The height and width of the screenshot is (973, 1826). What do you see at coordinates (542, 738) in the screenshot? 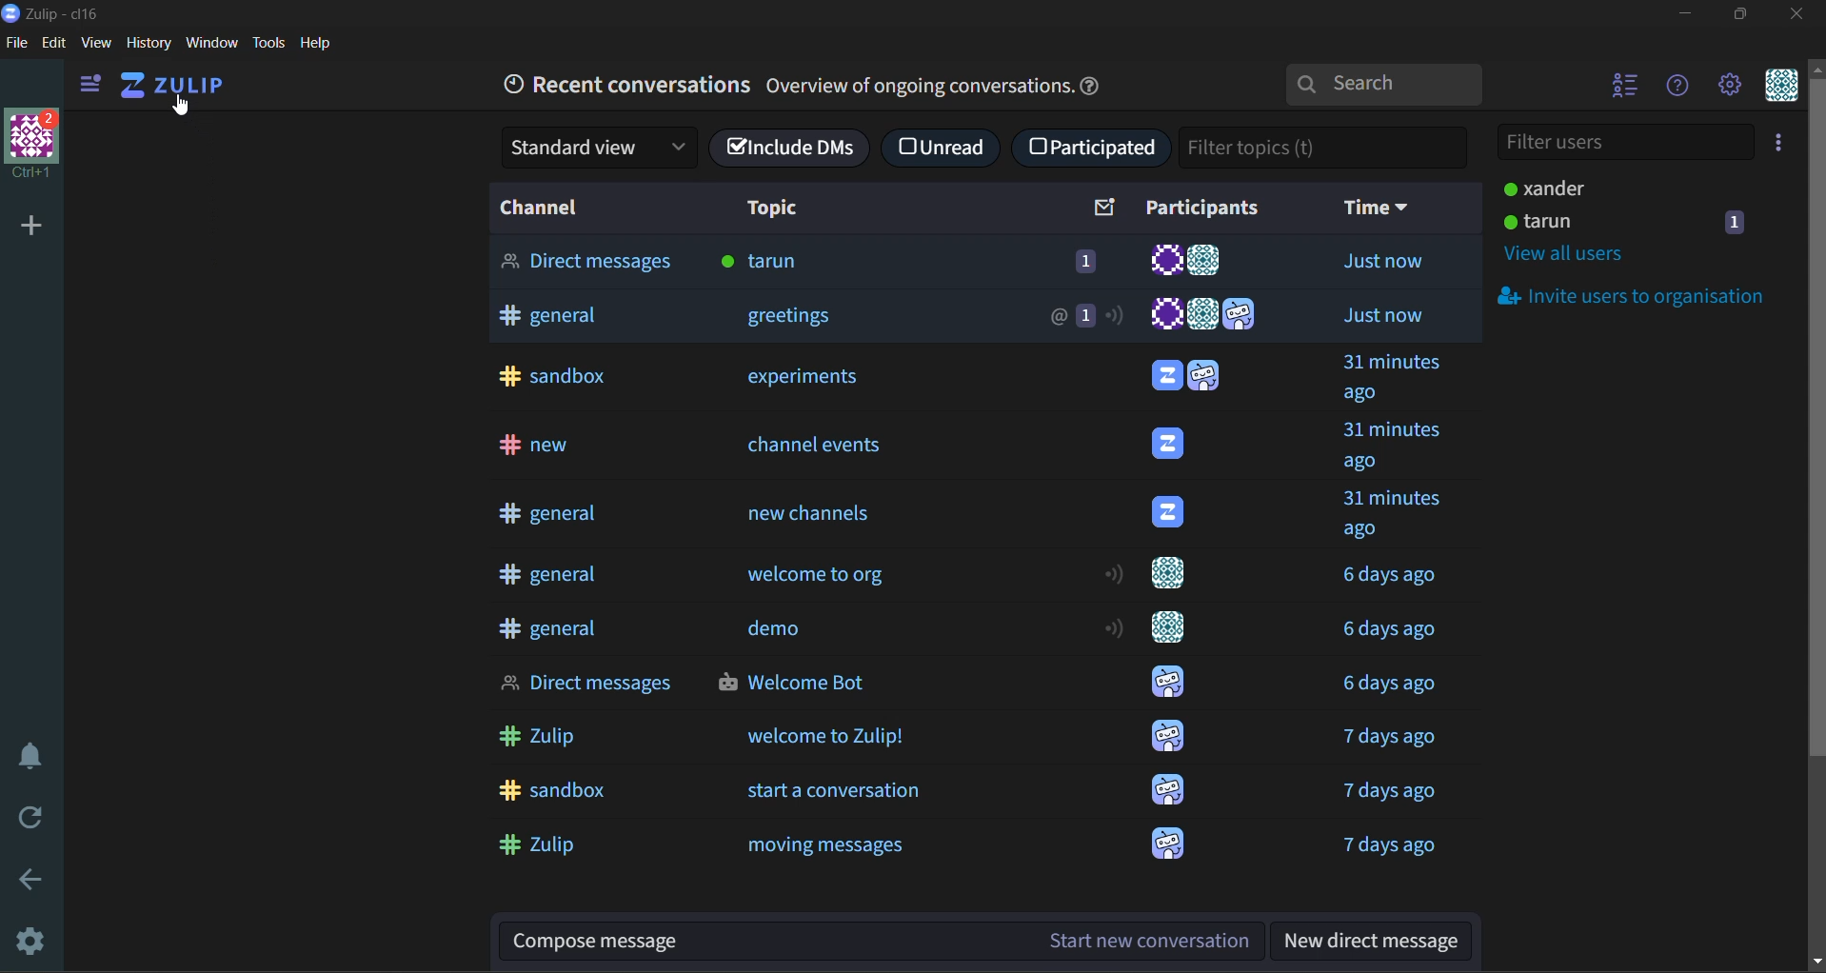
I see `Zulip` at bounding box center [542, 738].